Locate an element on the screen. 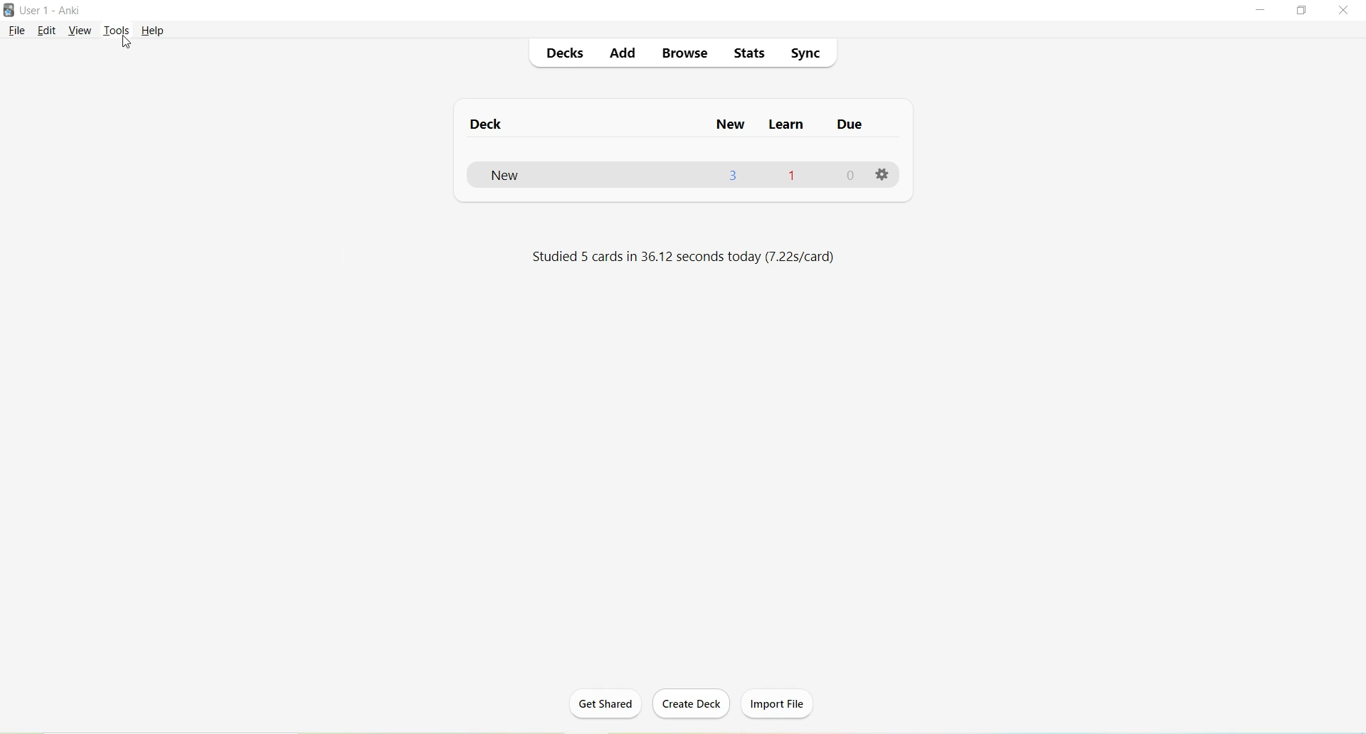 The height and width of the screenshot is (734, 1366). Options is located at coordinates (883, 176).